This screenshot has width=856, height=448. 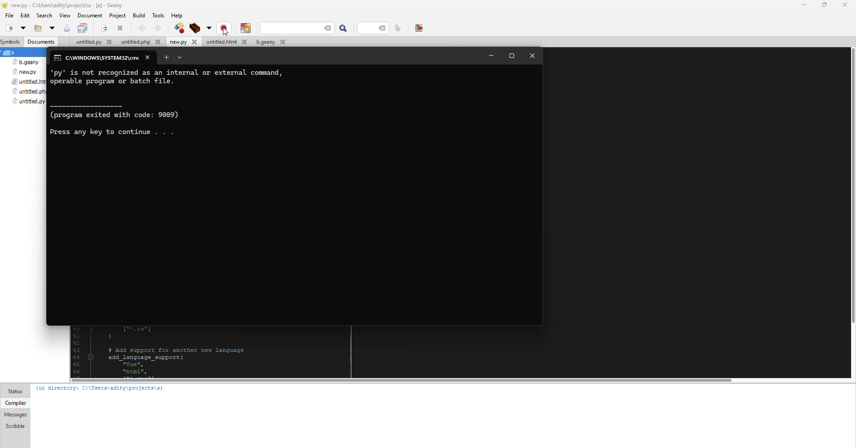 I want to click on scroll bar, so click(x=397, y=380).